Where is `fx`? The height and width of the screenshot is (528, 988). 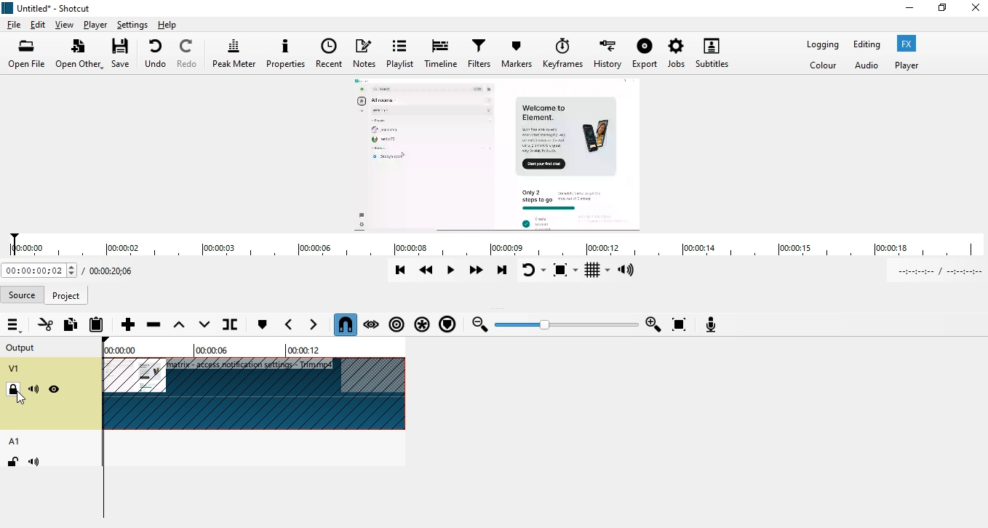 fx is located at coordinates (910, 44).